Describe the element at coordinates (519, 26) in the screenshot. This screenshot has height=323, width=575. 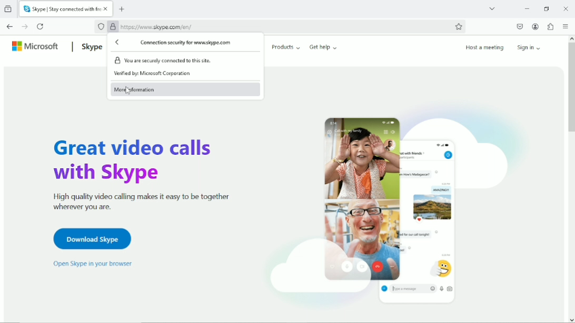
I see `Save to pocket` at that location.